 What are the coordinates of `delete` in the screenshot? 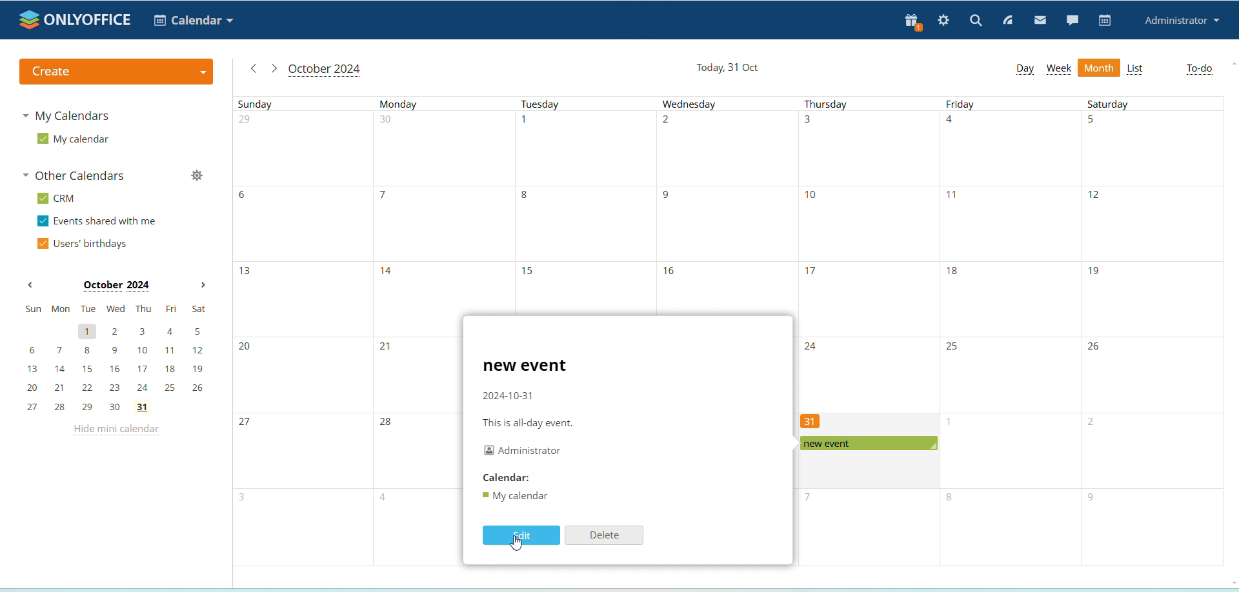 It's located at (604, 535).